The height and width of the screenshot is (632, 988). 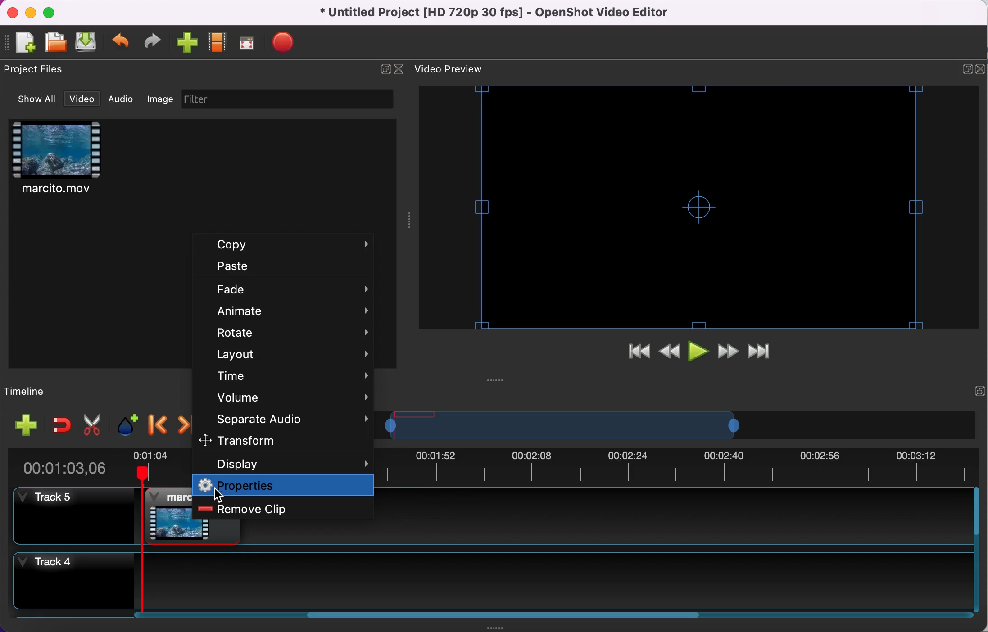 I want to click on save file, so click(x=87, y=41).